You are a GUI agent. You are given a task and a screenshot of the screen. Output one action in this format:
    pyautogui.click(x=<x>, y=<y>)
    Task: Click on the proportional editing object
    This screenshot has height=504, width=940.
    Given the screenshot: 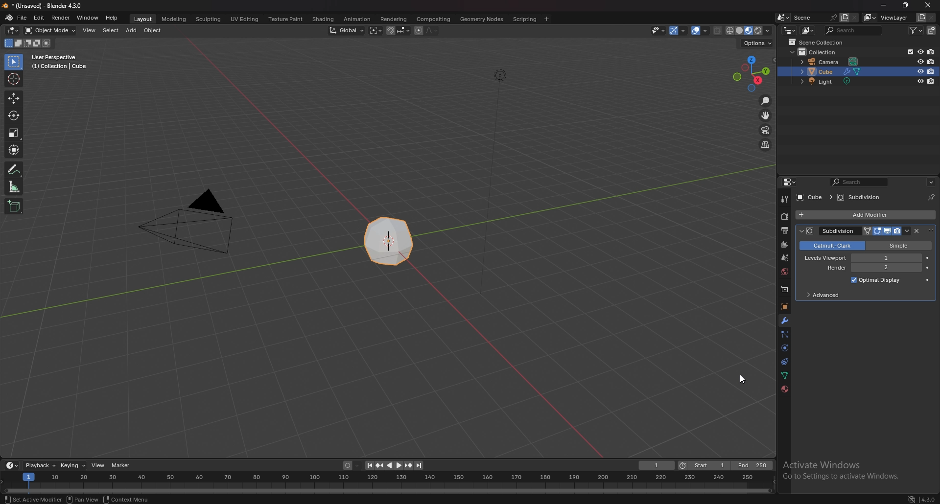 What is the action you would take?
    pyautogui.click(x=418, y=31)
    